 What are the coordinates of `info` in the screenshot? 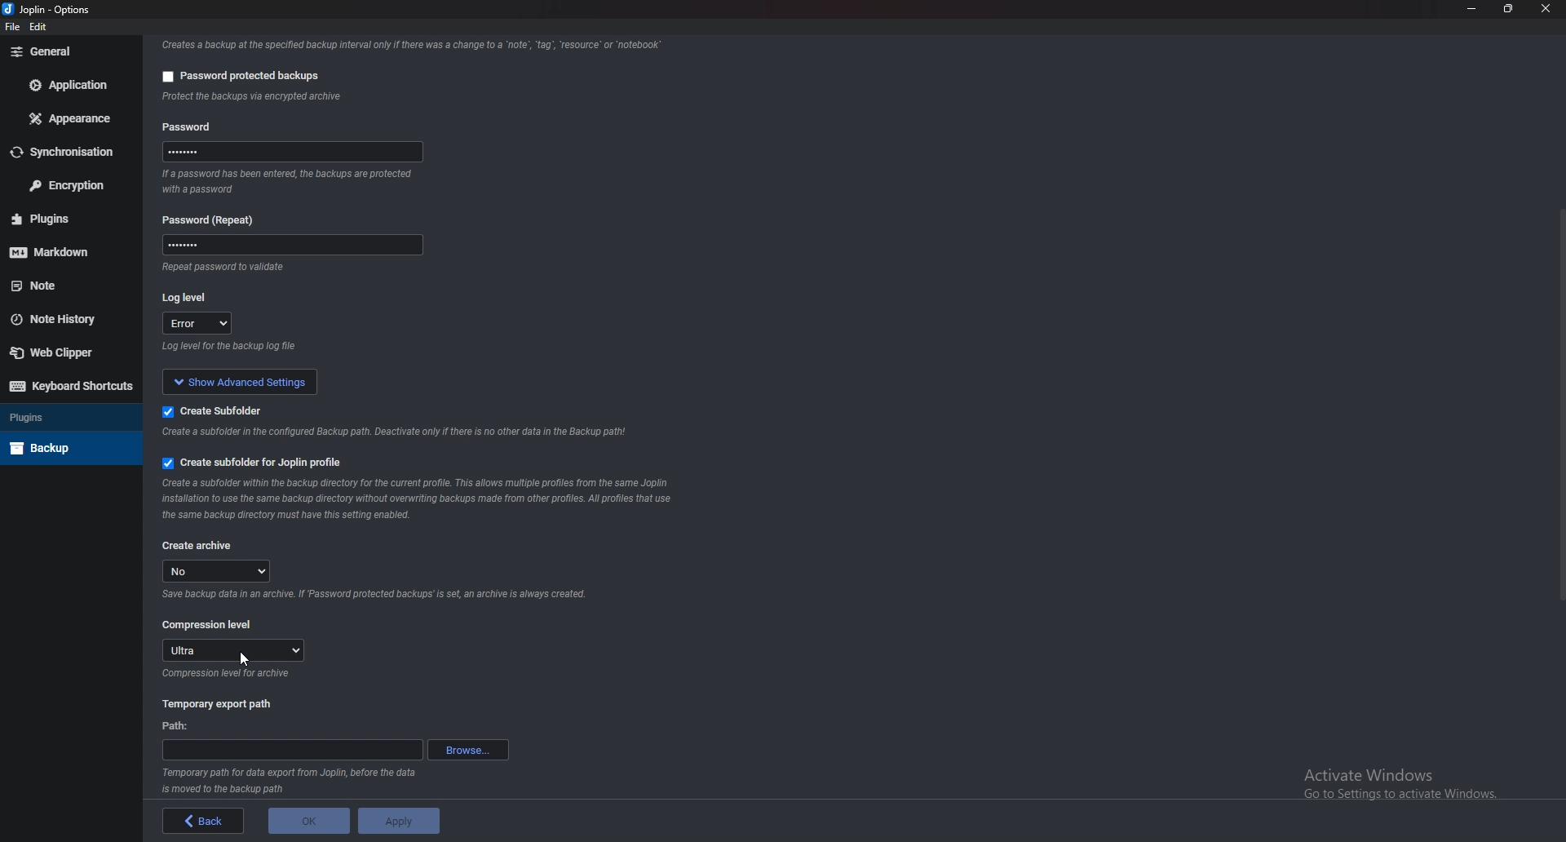 It's located at (398, 433).